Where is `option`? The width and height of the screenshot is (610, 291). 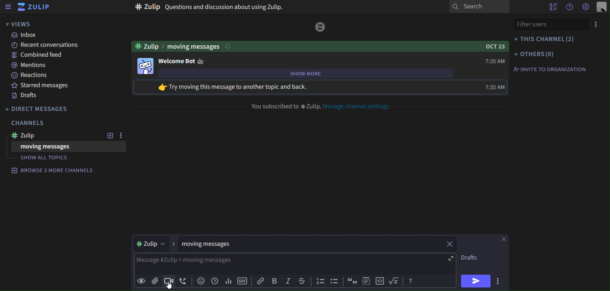 option is located at coordinates (120, 136).